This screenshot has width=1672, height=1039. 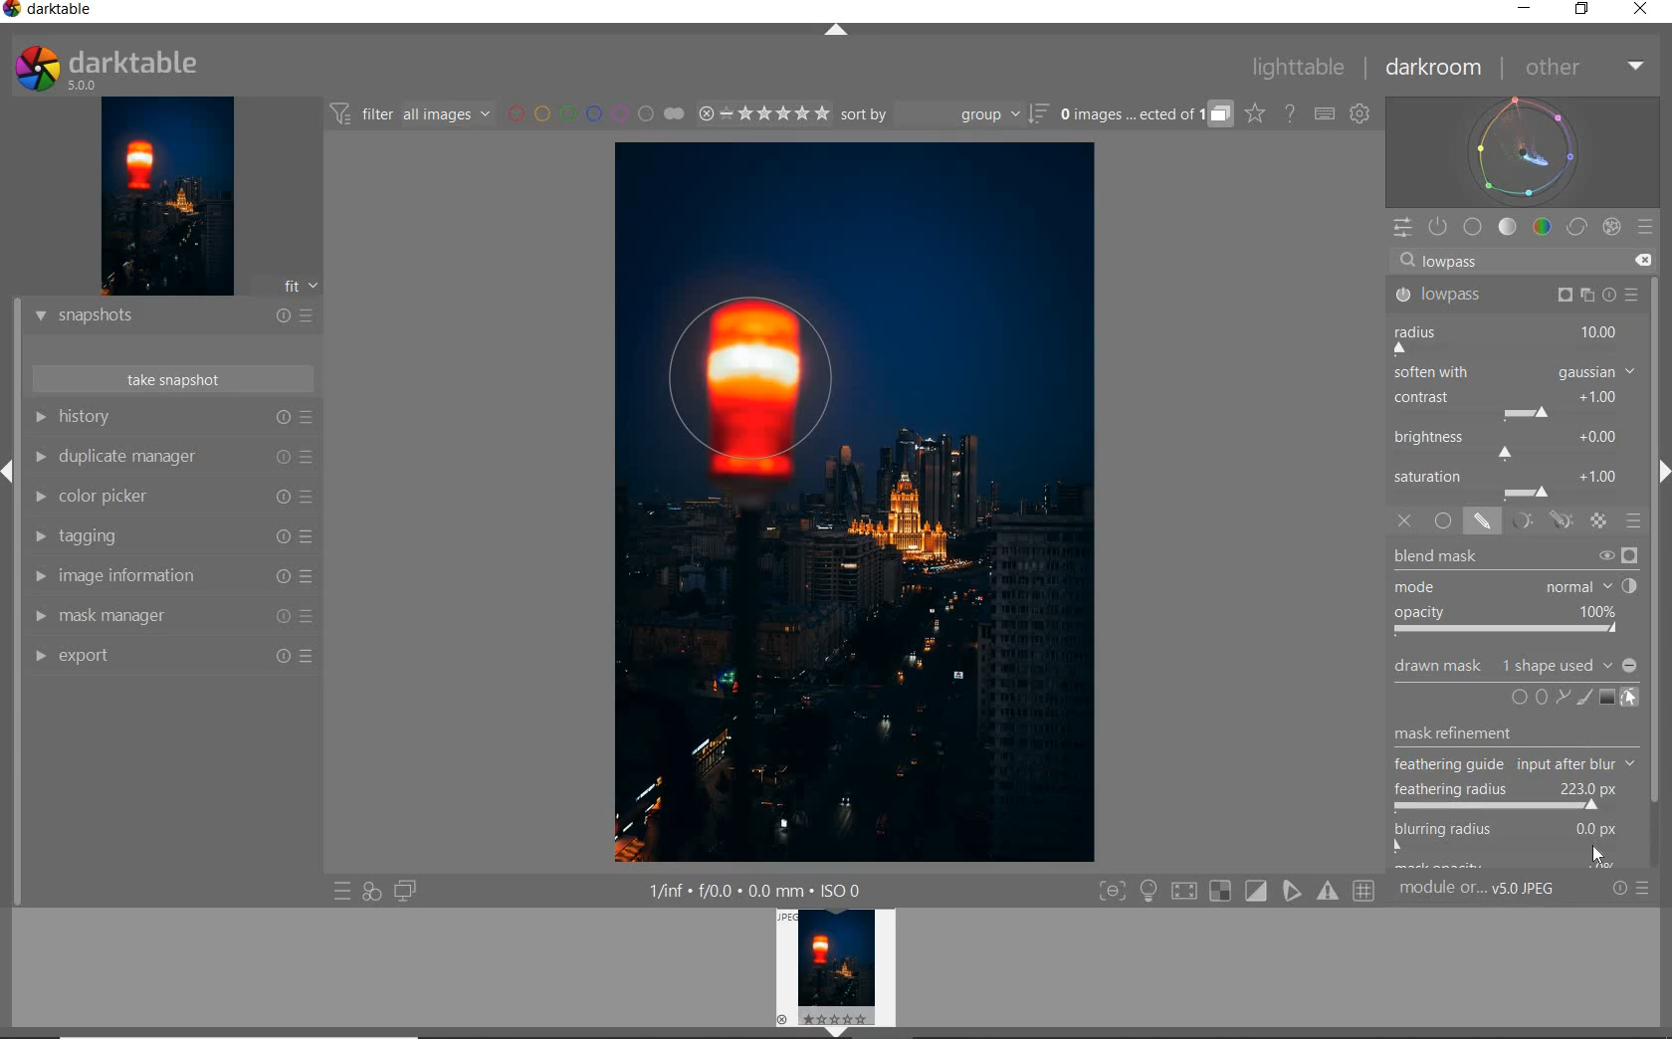 What do you see at coordinates (1507, 260) in the screenshot?
I see `Searchbar` at bounding box center [1507, 260].